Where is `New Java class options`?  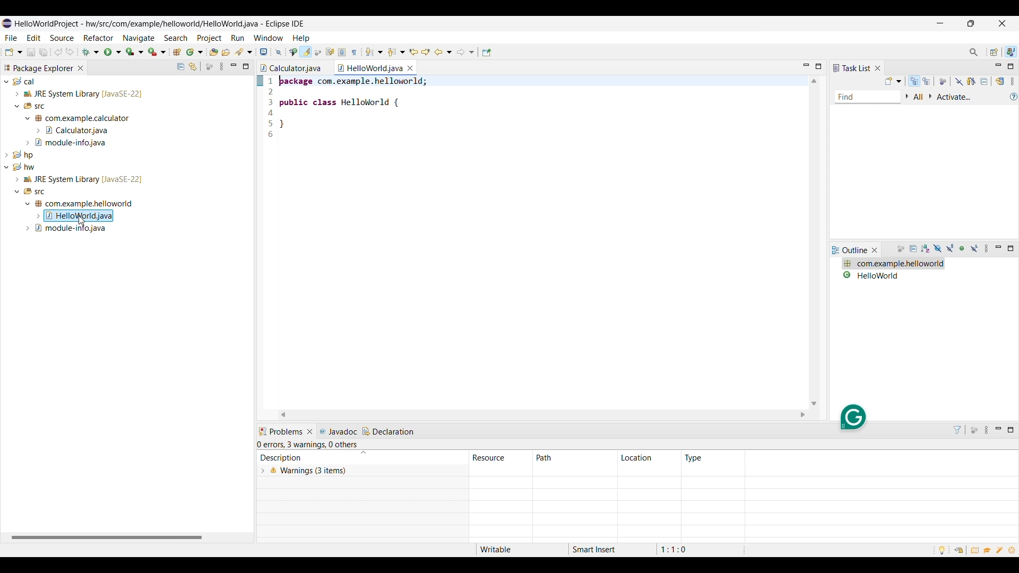
New Java class options is located at coordinates (195, 51).